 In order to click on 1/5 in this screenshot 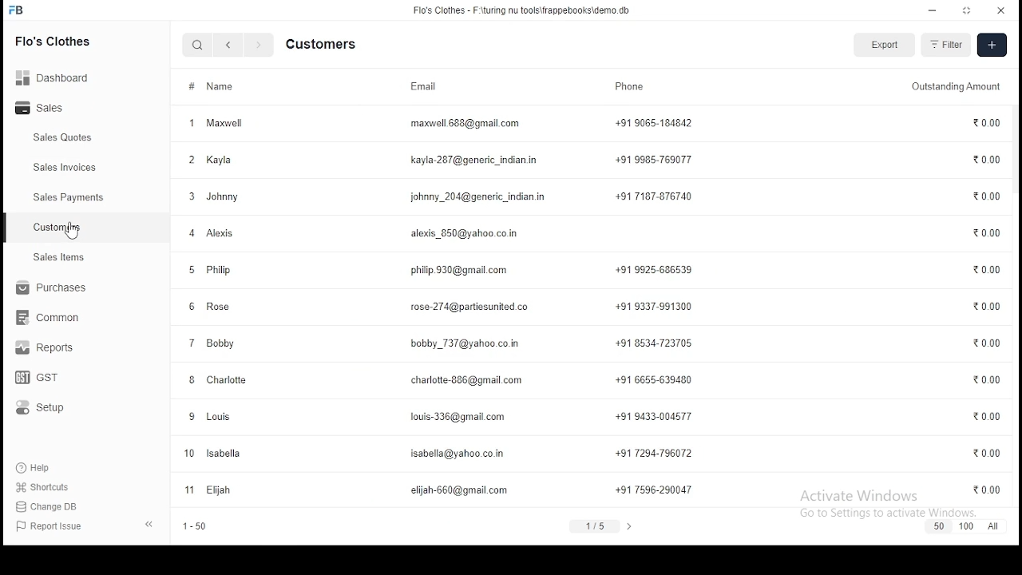, I will do `click(606, 525)`.